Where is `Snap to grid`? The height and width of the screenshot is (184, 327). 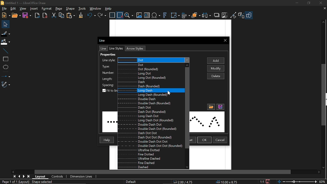
Snap to grid is located at coordinates (119, 15).